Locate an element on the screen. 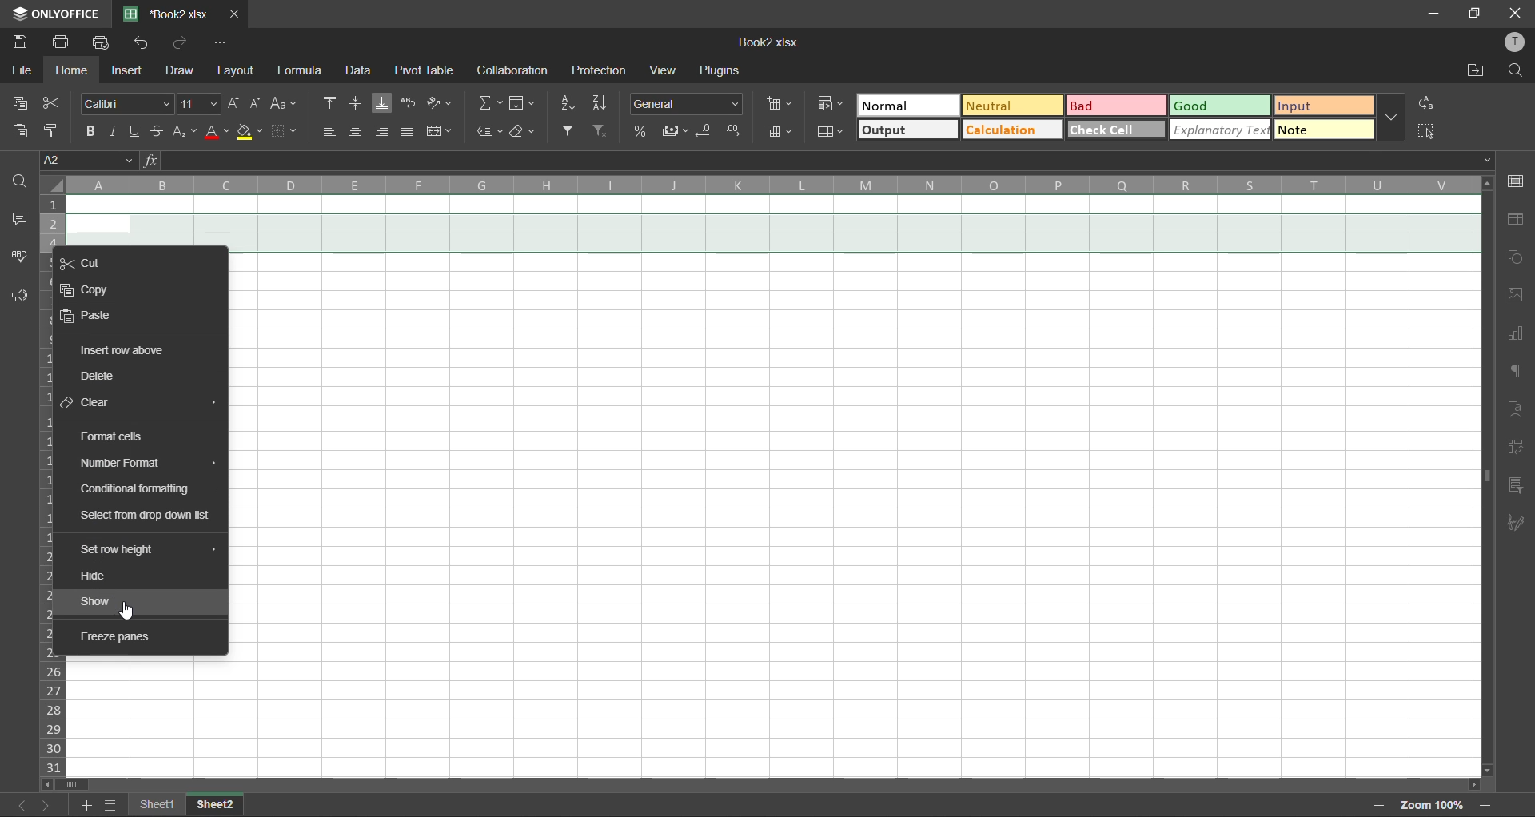  minimize is located at coordinates (1434, 14).